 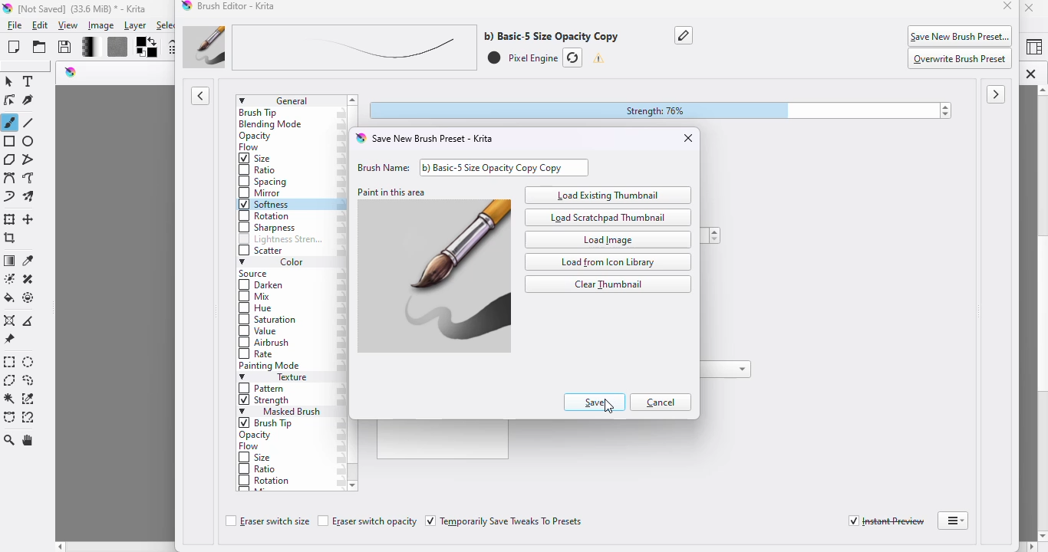 I want to click on freehand brush tool, so click(x=10, y=122).